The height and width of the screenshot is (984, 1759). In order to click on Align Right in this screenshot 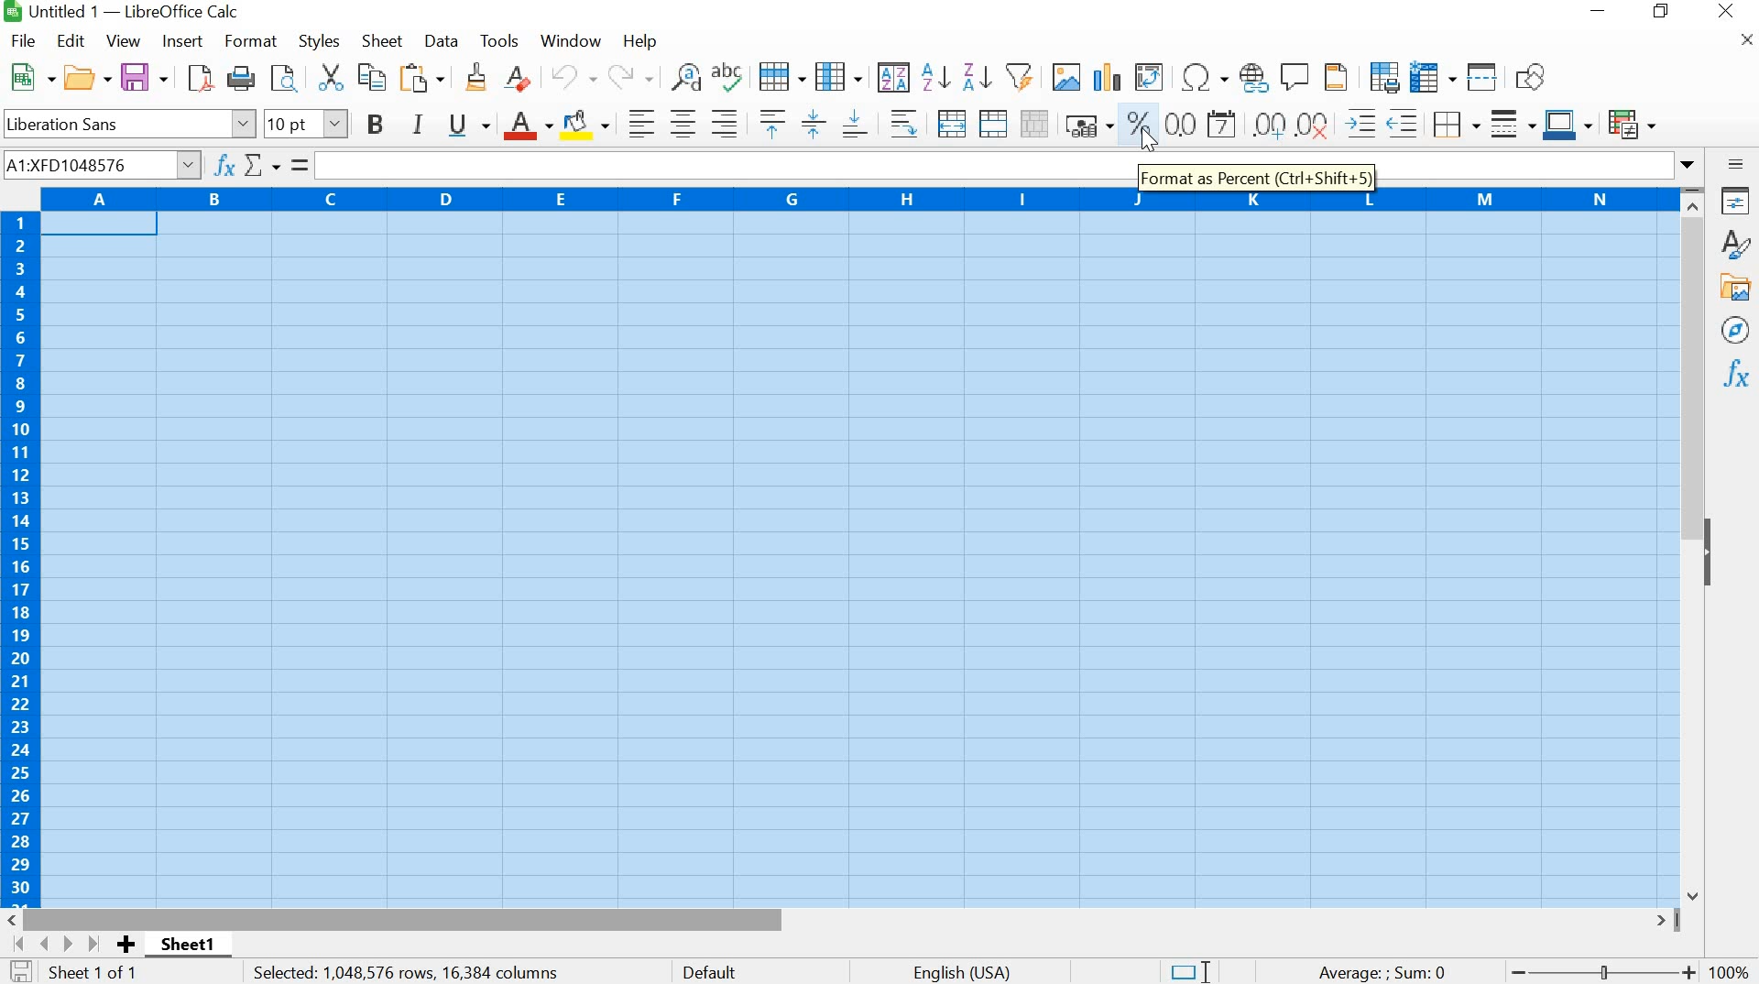, I will do `click(725, 124)`.